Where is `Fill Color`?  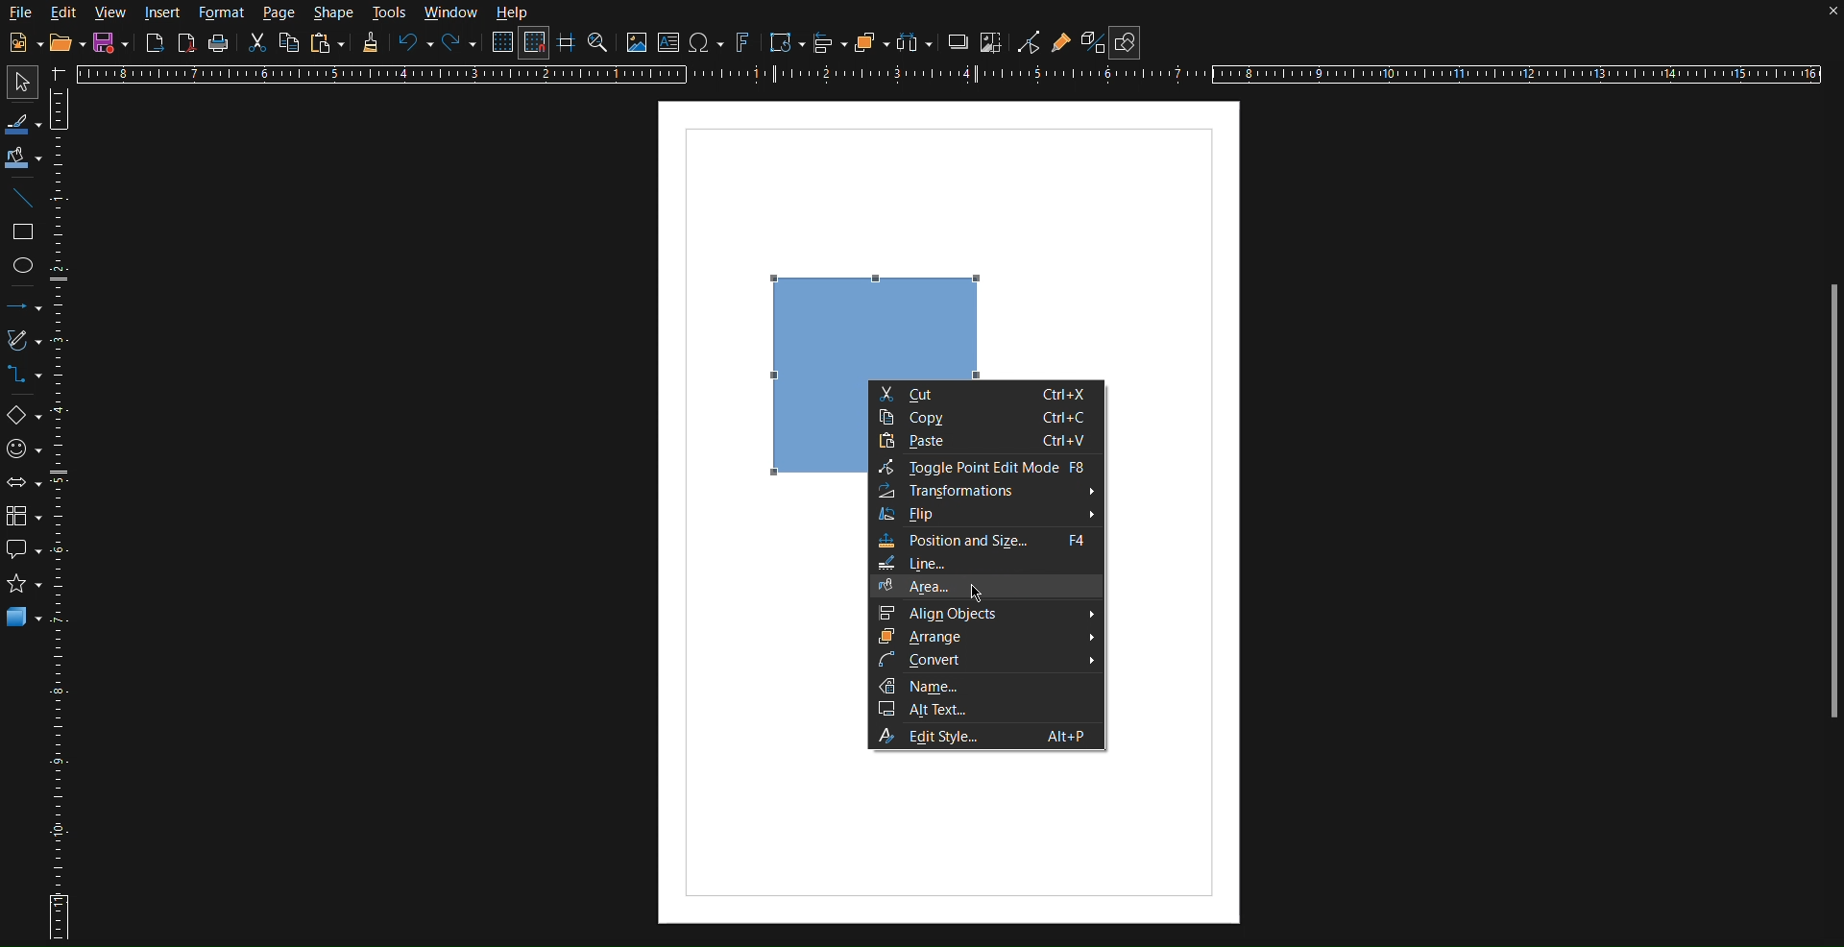
Fill Color is located at coordinates (23, 157).